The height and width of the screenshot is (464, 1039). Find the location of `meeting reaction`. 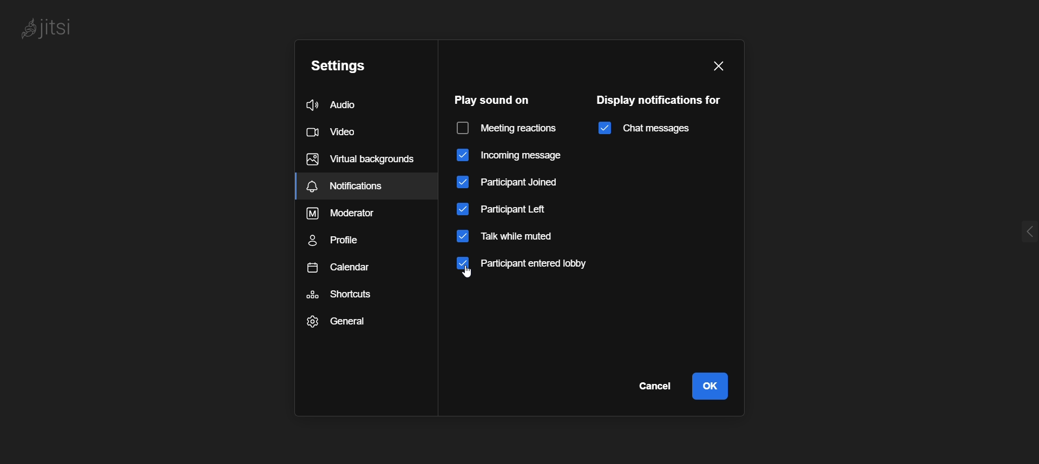

meeting reaction is located at coordinates (510, 128).